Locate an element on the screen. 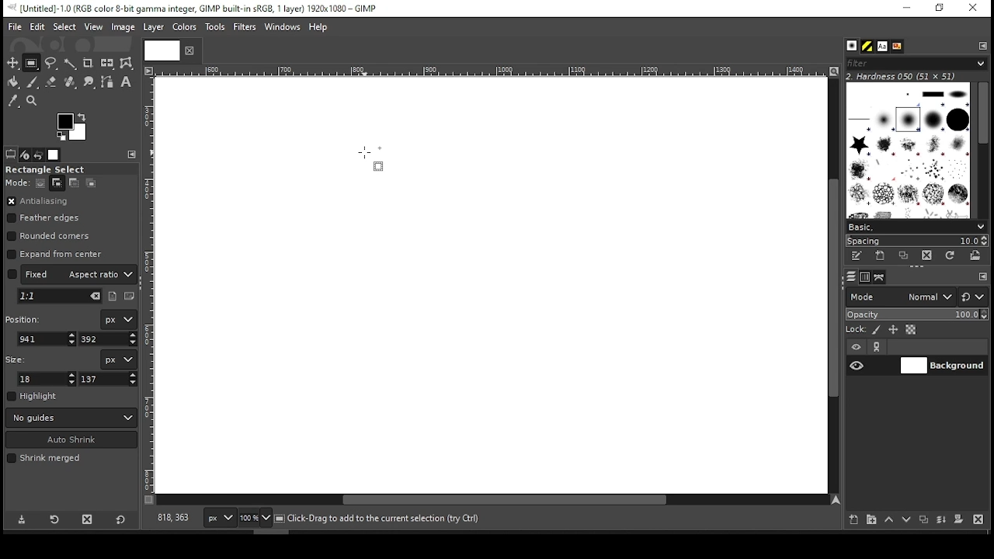 The image size is (994, 559). add to current selection is located at coordinates (57, 183).